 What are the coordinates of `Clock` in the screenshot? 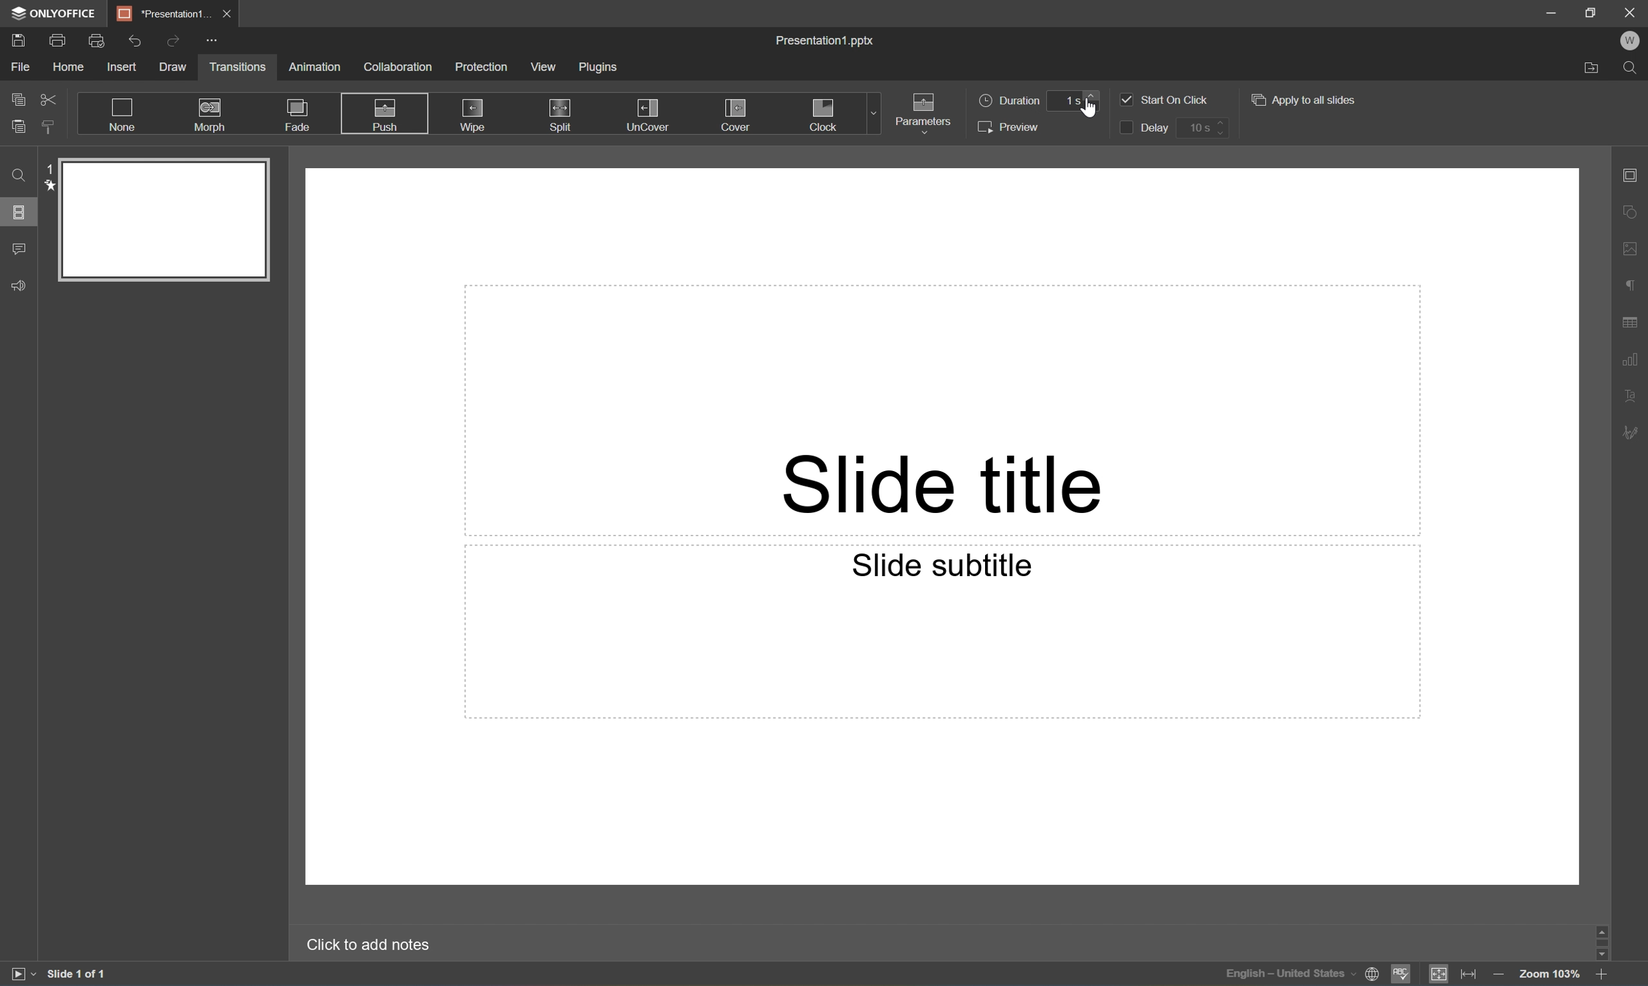 It's located at (824, 114).